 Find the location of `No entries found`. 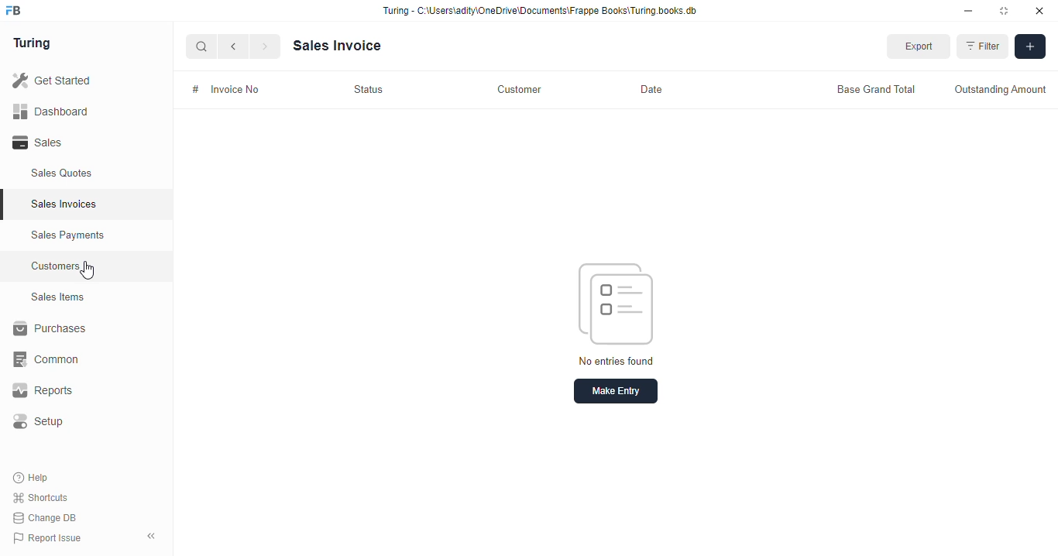

No entries found is located at coordinates (623, 309).